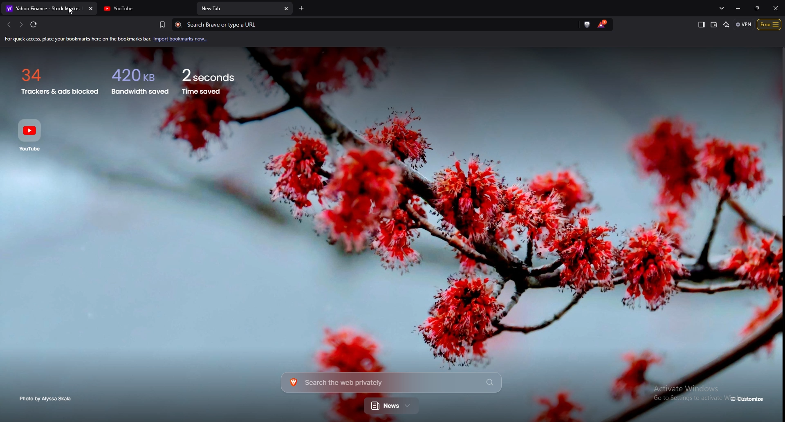  What do you see at coordinates (714, 25) in the screenshot?
I see `wallet` at bounding box center [714, 25].